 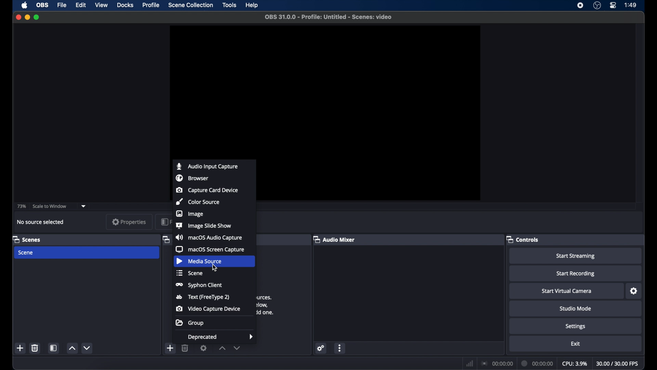 What do you see at coordinates (185, 348) in the screenshot?
I see `delete` at bounding box center [185, 348].